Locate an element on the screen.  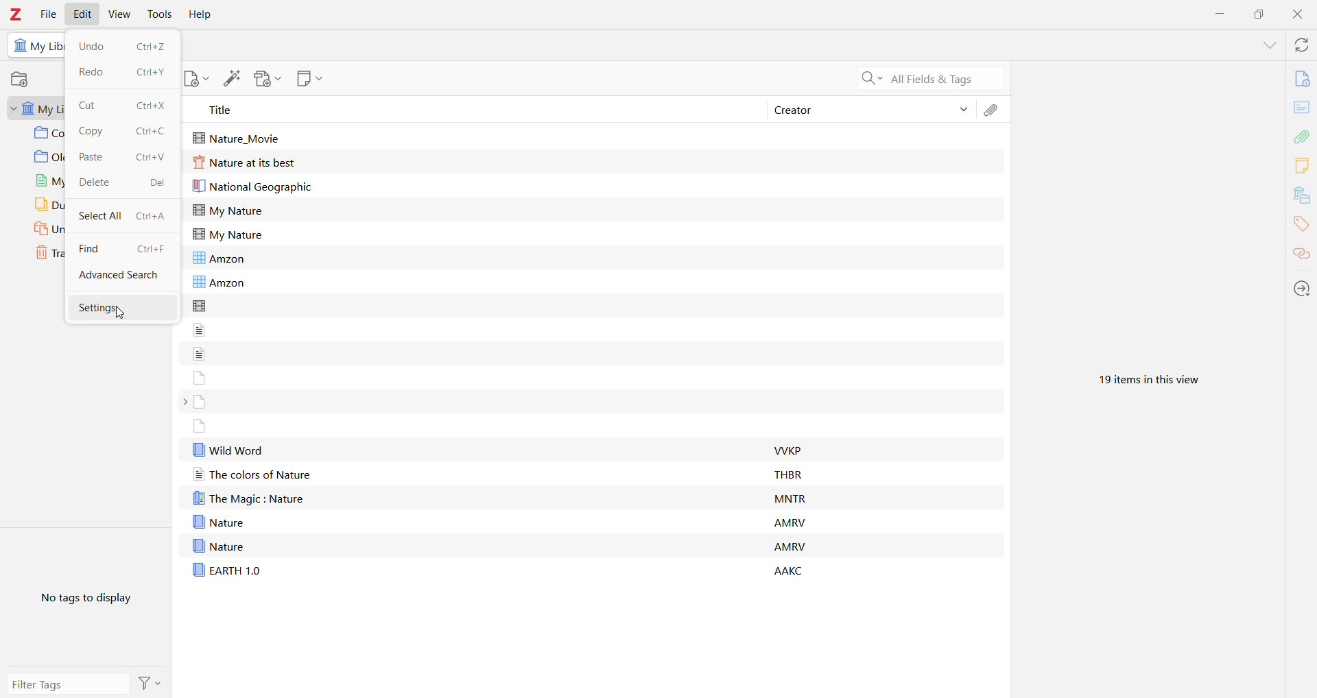
List all Tabs is located at coordinates (1268, 44).